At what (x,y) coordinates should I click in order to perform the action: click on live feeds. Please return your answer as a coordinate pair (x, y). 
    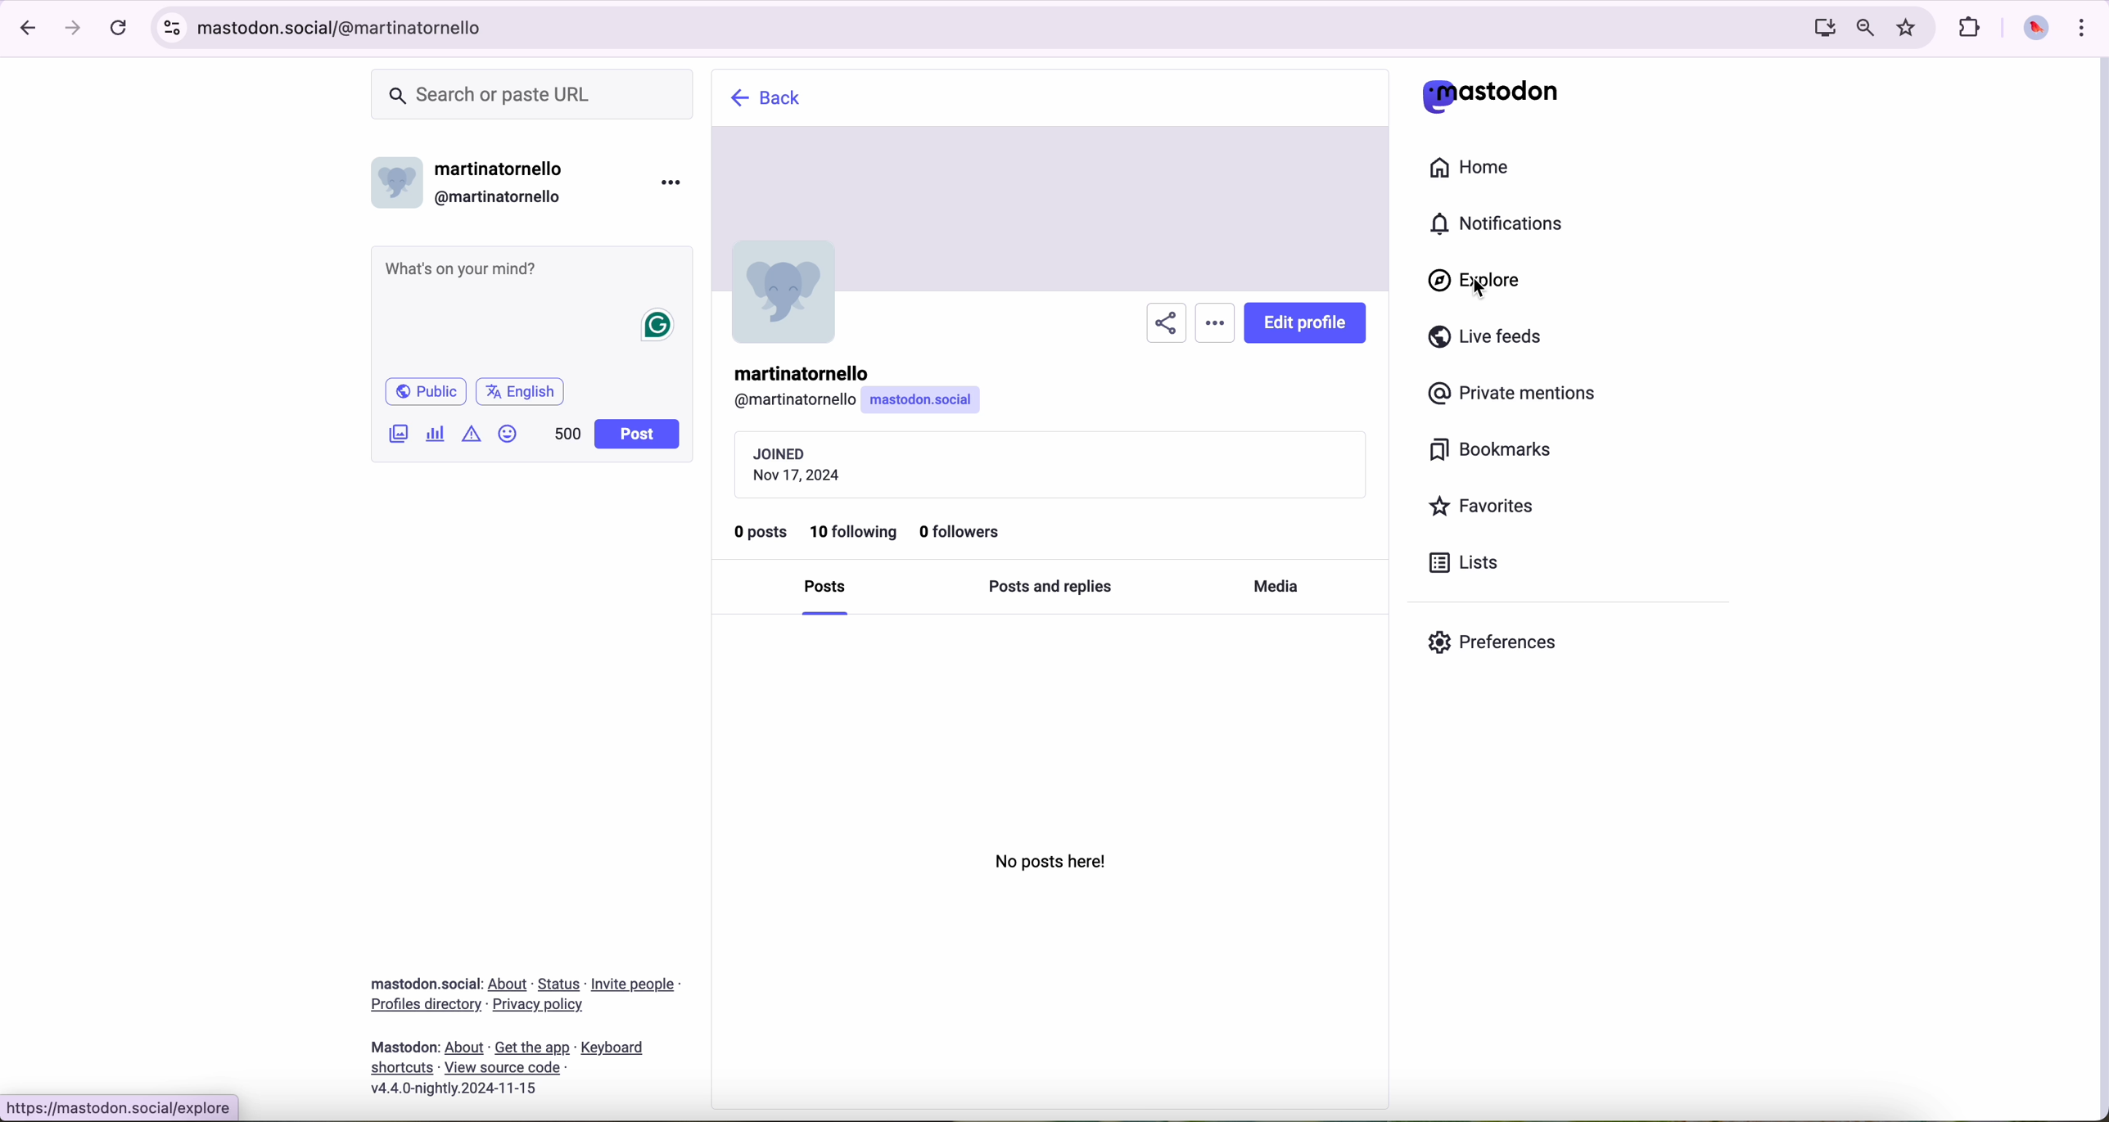
    Looking at the image, I should click on (1488, 337).